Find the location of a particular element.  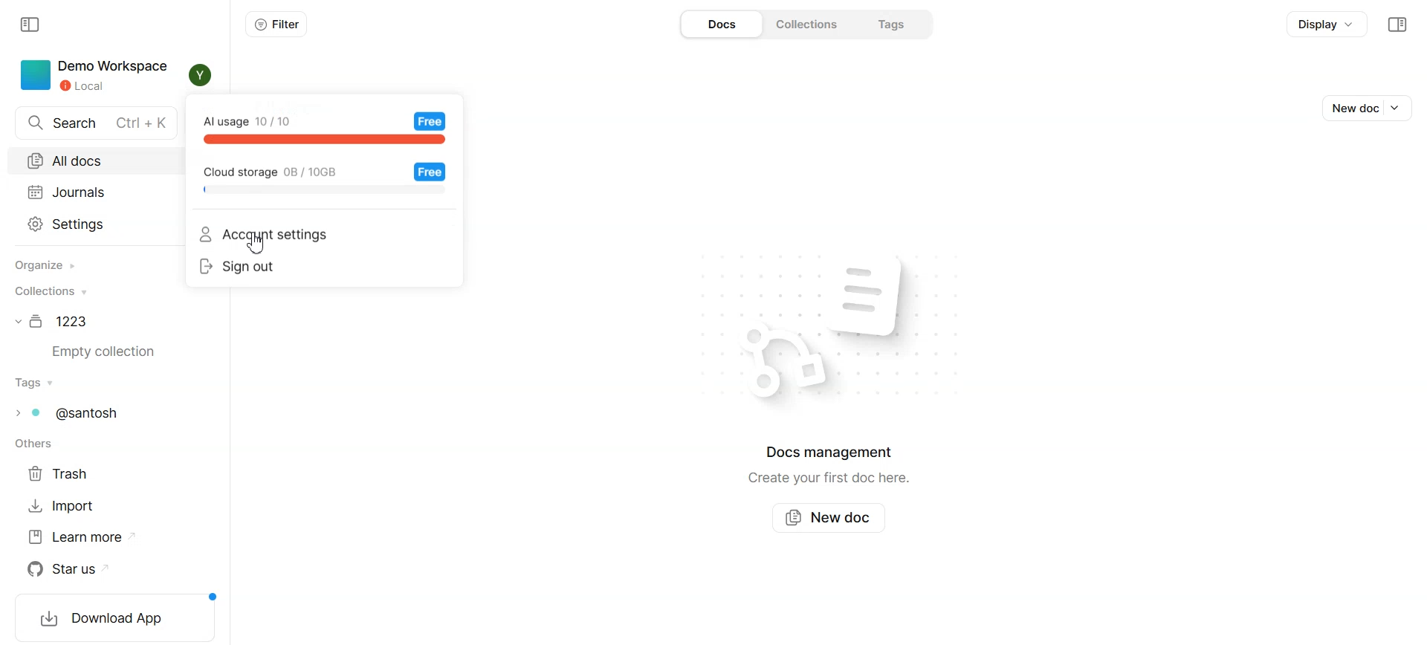

Document is located at coordinates (56, 321).